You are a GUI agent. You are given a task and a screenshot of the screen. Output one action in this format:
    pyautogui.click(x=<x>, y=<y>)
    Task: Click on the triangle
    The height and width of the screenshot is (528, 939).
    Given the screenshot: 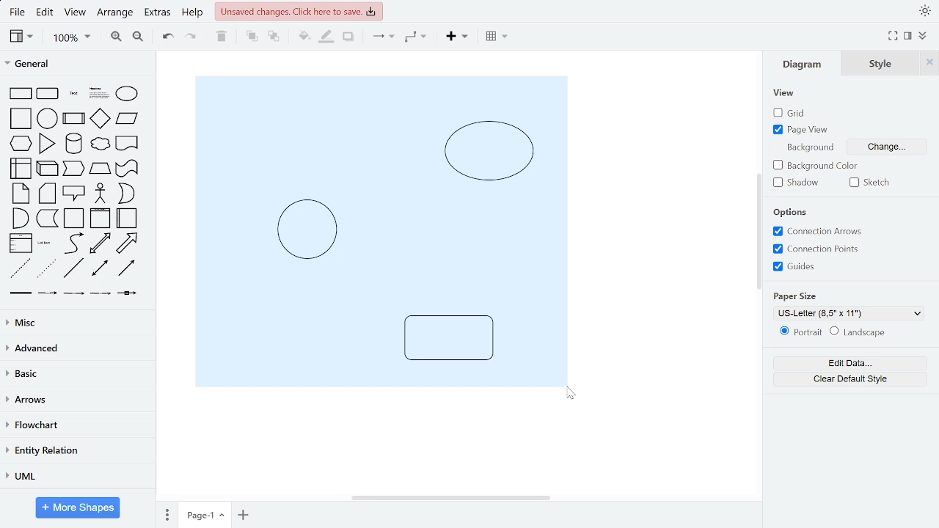 What is the action you would take?
    pyautogui.click(x=47, y=144)
    